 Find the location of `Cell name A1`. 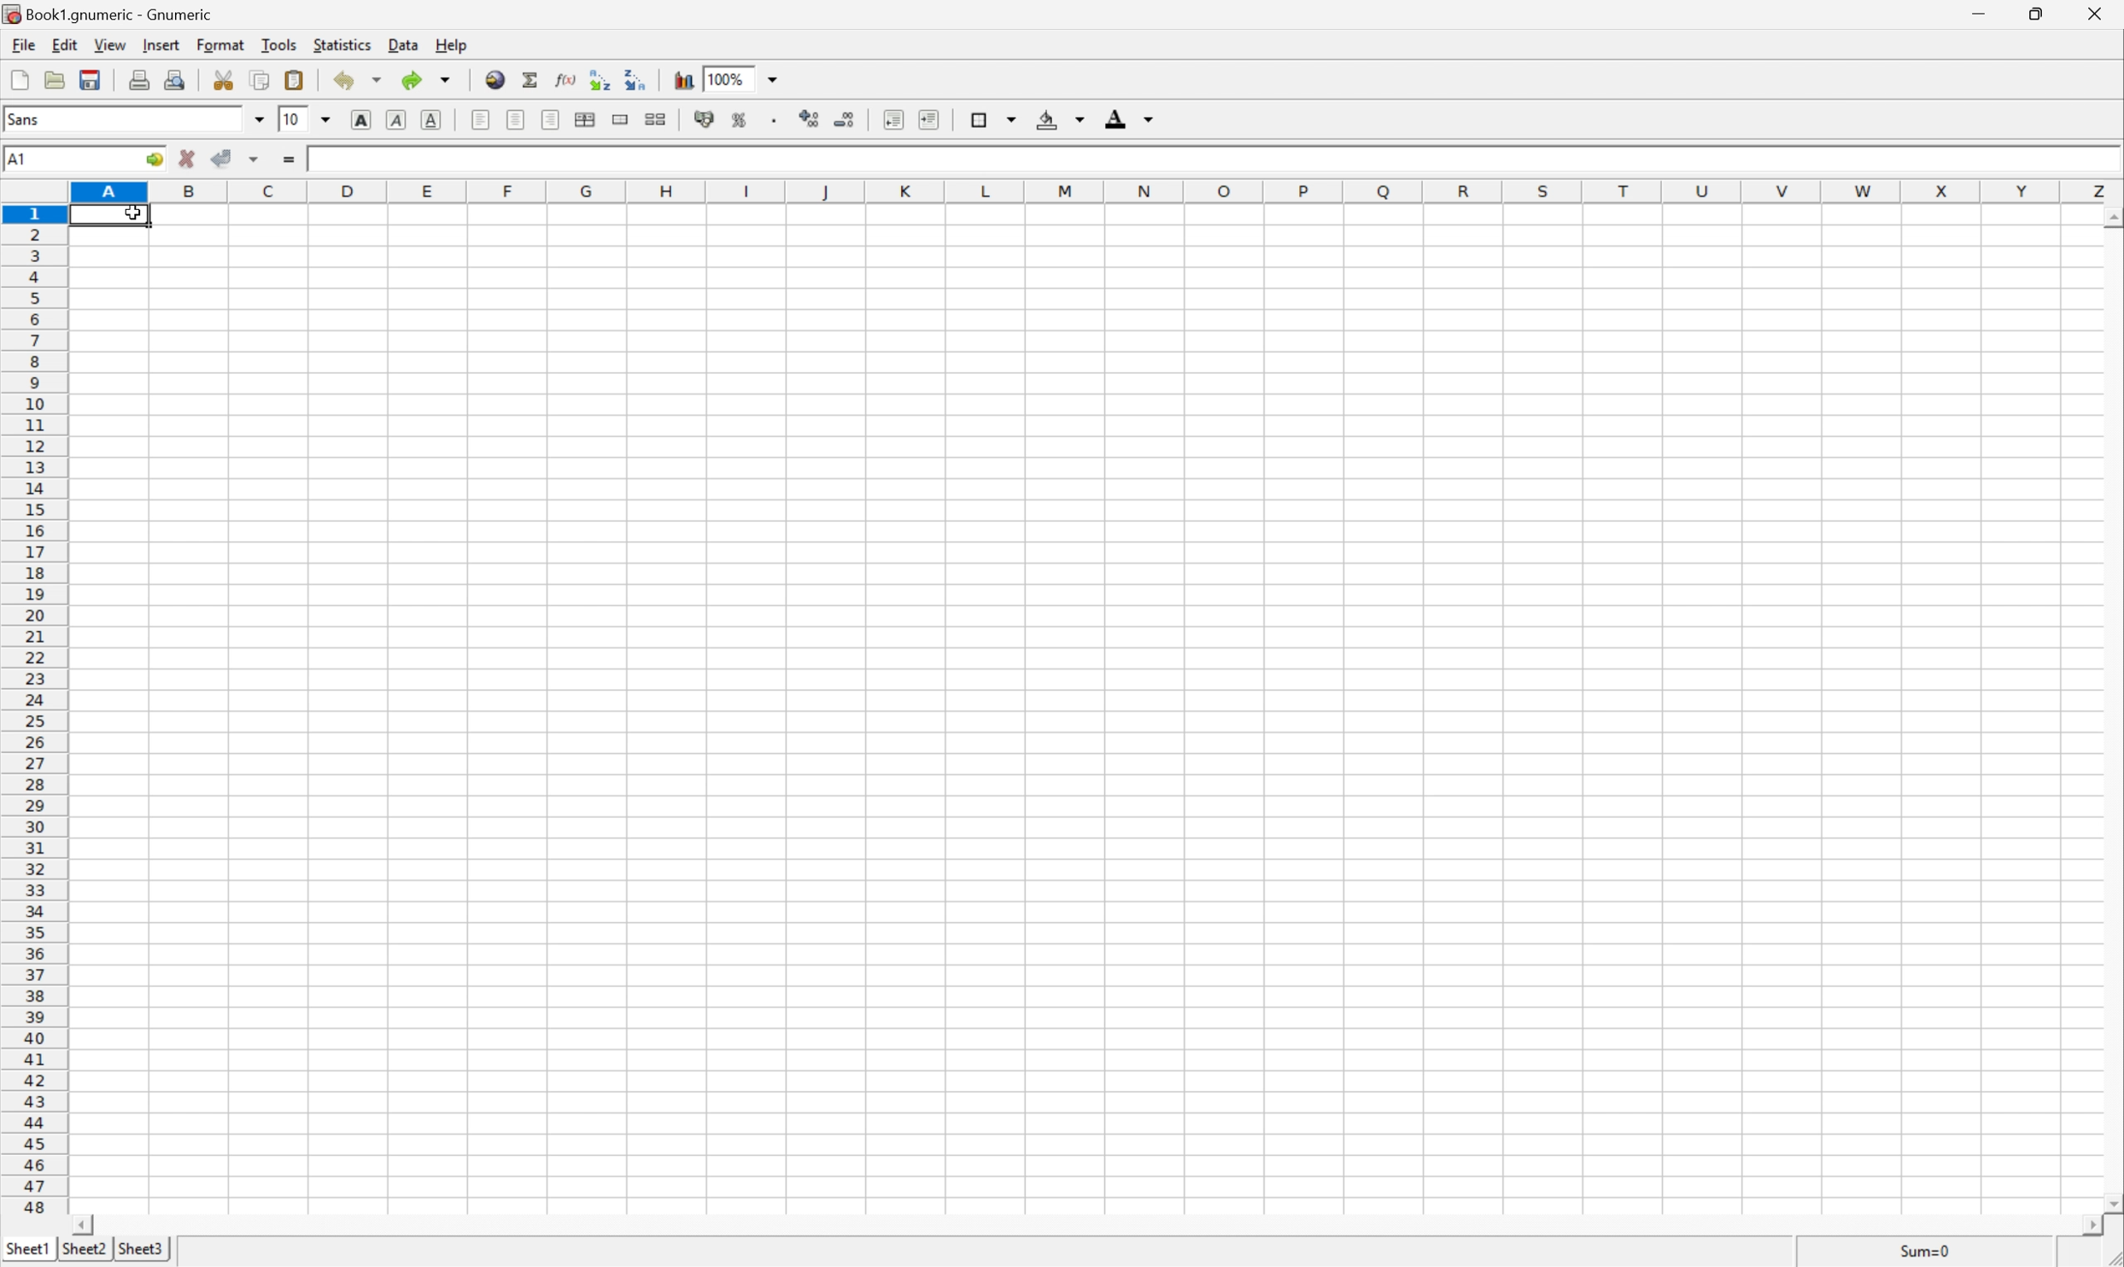

Cell name A1 is located at coordinates (65, 160).